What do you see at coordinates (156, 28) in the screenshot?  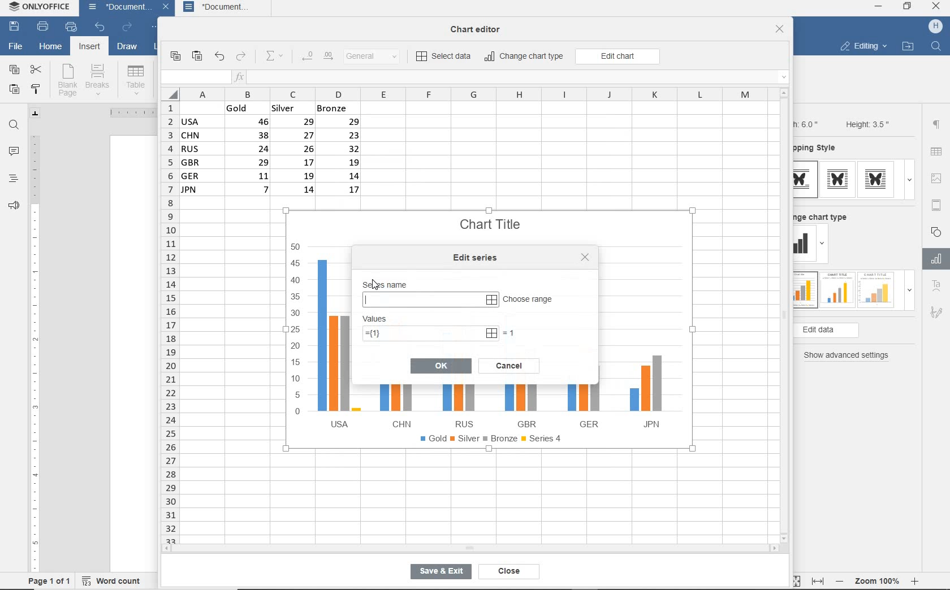 I see `customize quick access toolbar` at bounding box center [156, 28].